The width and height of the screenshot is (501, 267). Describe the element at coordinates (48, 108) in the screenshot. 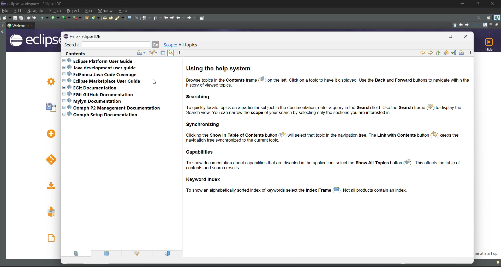

I see `Create a hello world` at that location.